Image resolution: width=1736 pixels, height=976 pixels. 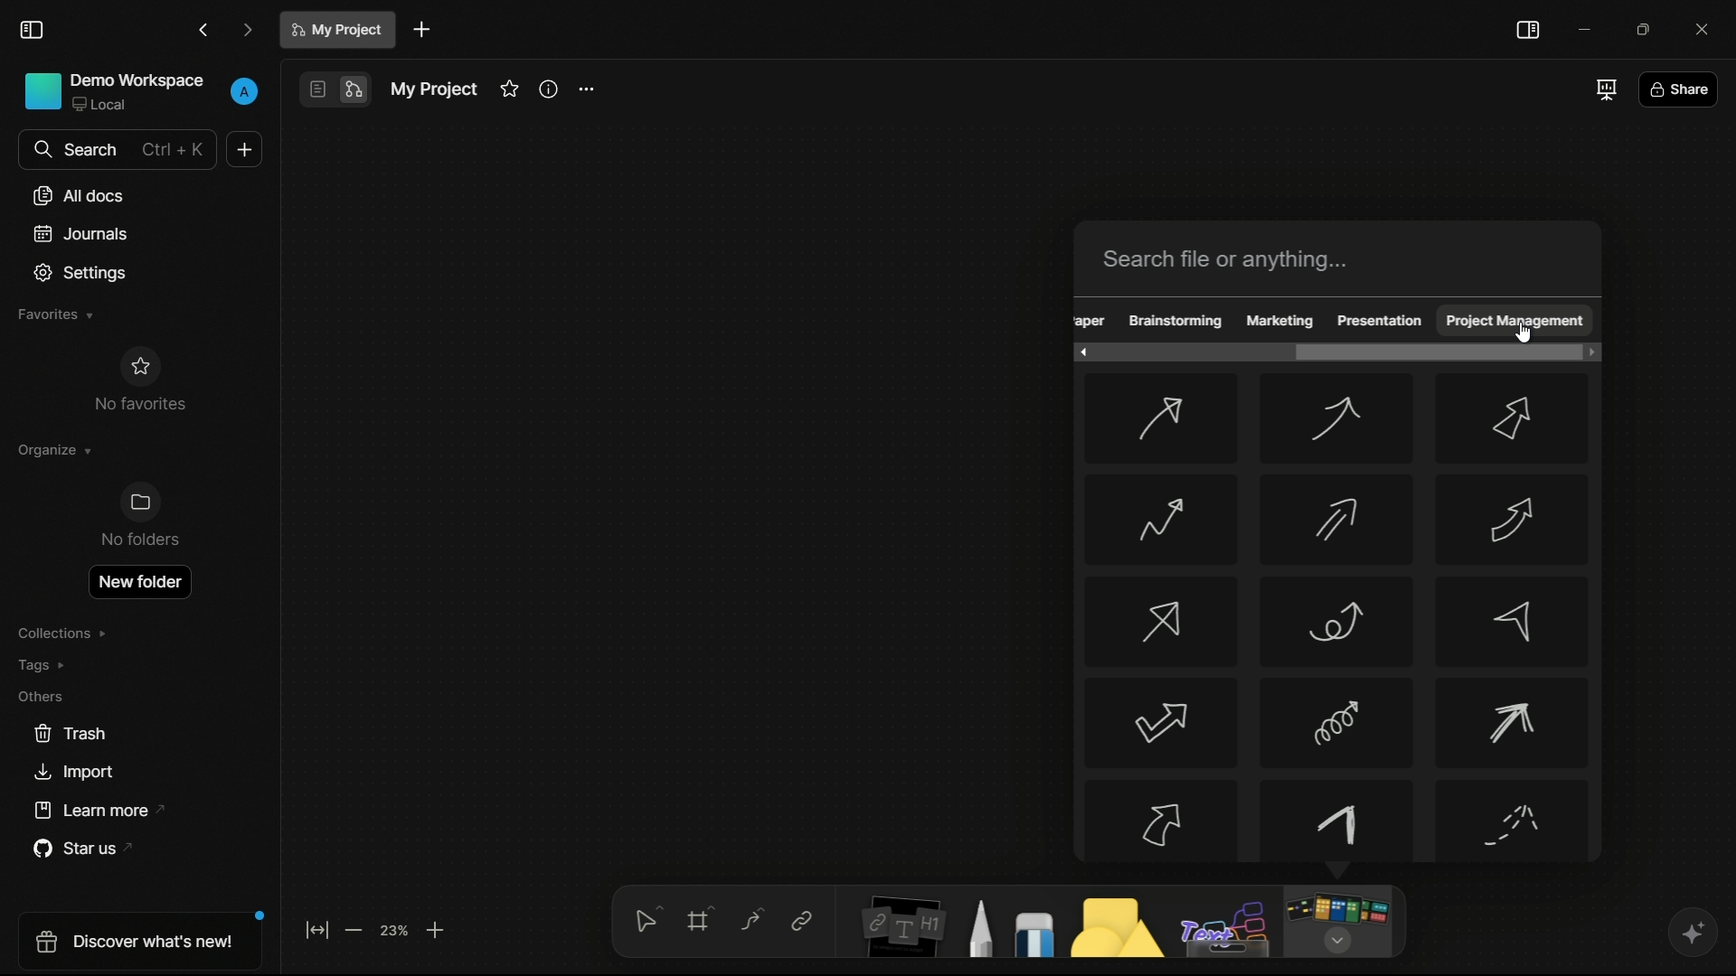 What do you see at coordinates (1079, 352) in the screenshot?
I see `scroll left` at bounding box center [1079, 352].